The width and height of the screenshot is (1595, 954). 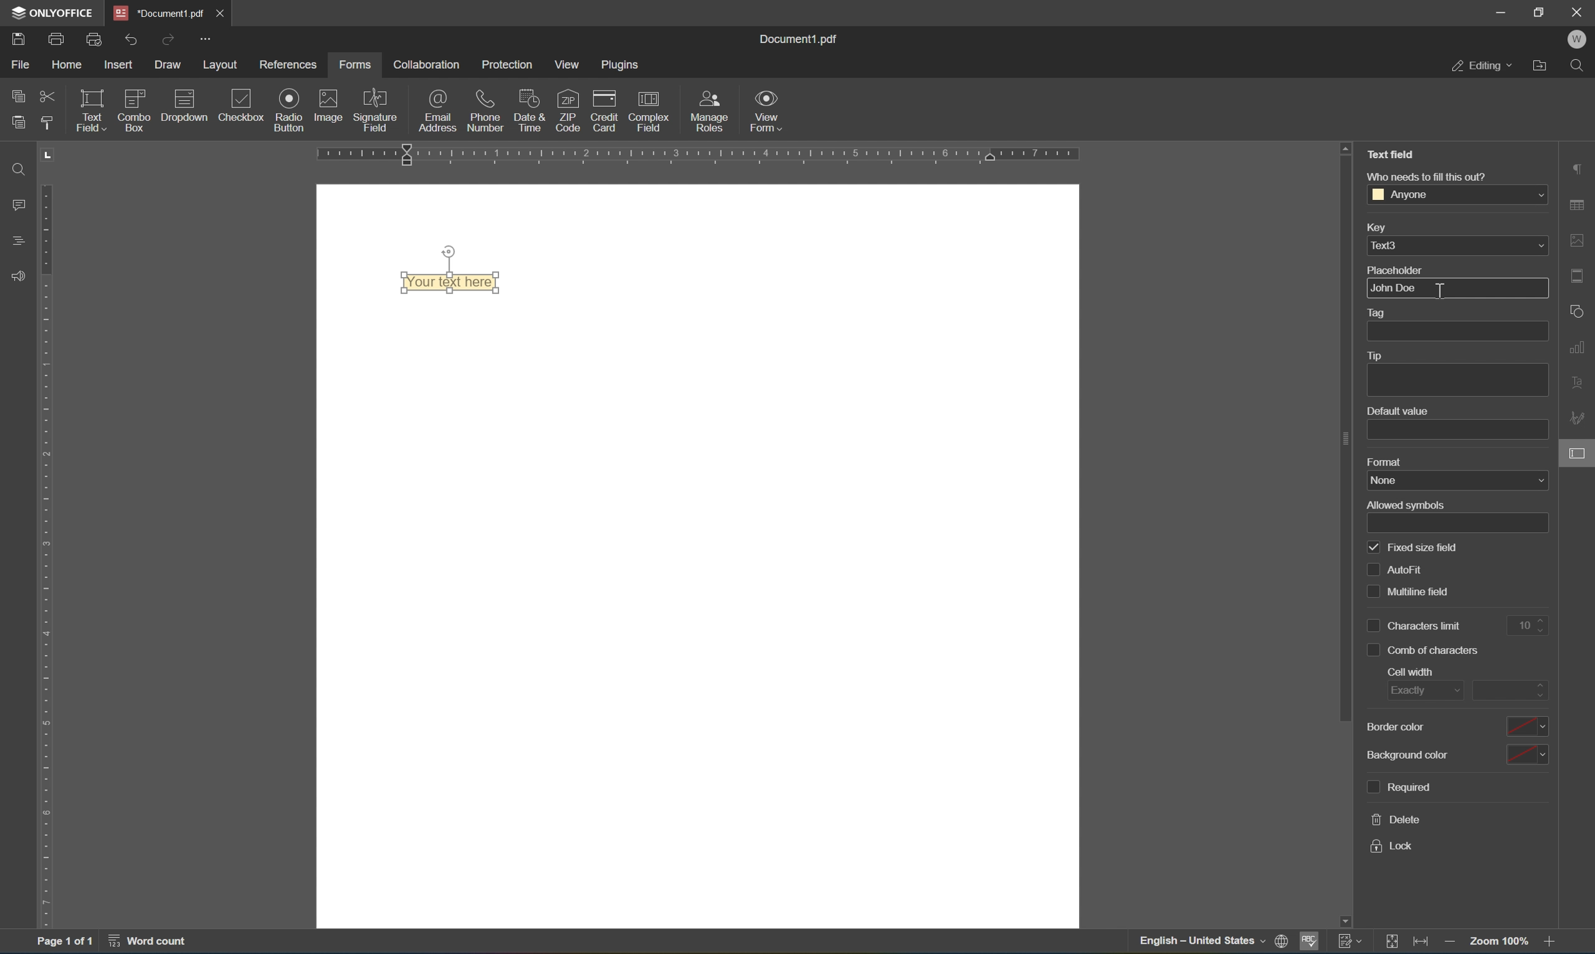 What do you see at coordinates (1526, 624) in the screenshot?
I see `10` at bounding box center [1526, 624].